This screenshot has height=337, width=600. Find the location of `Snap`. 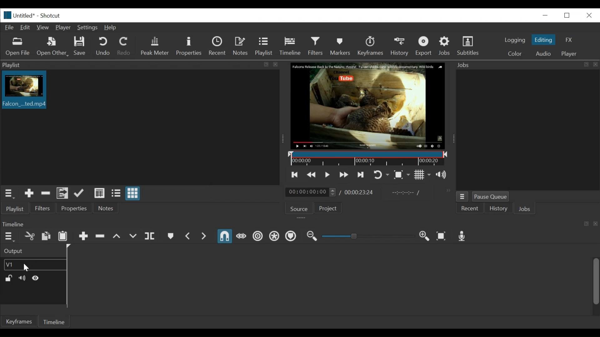

Snap is located at coordinates (225, 237).